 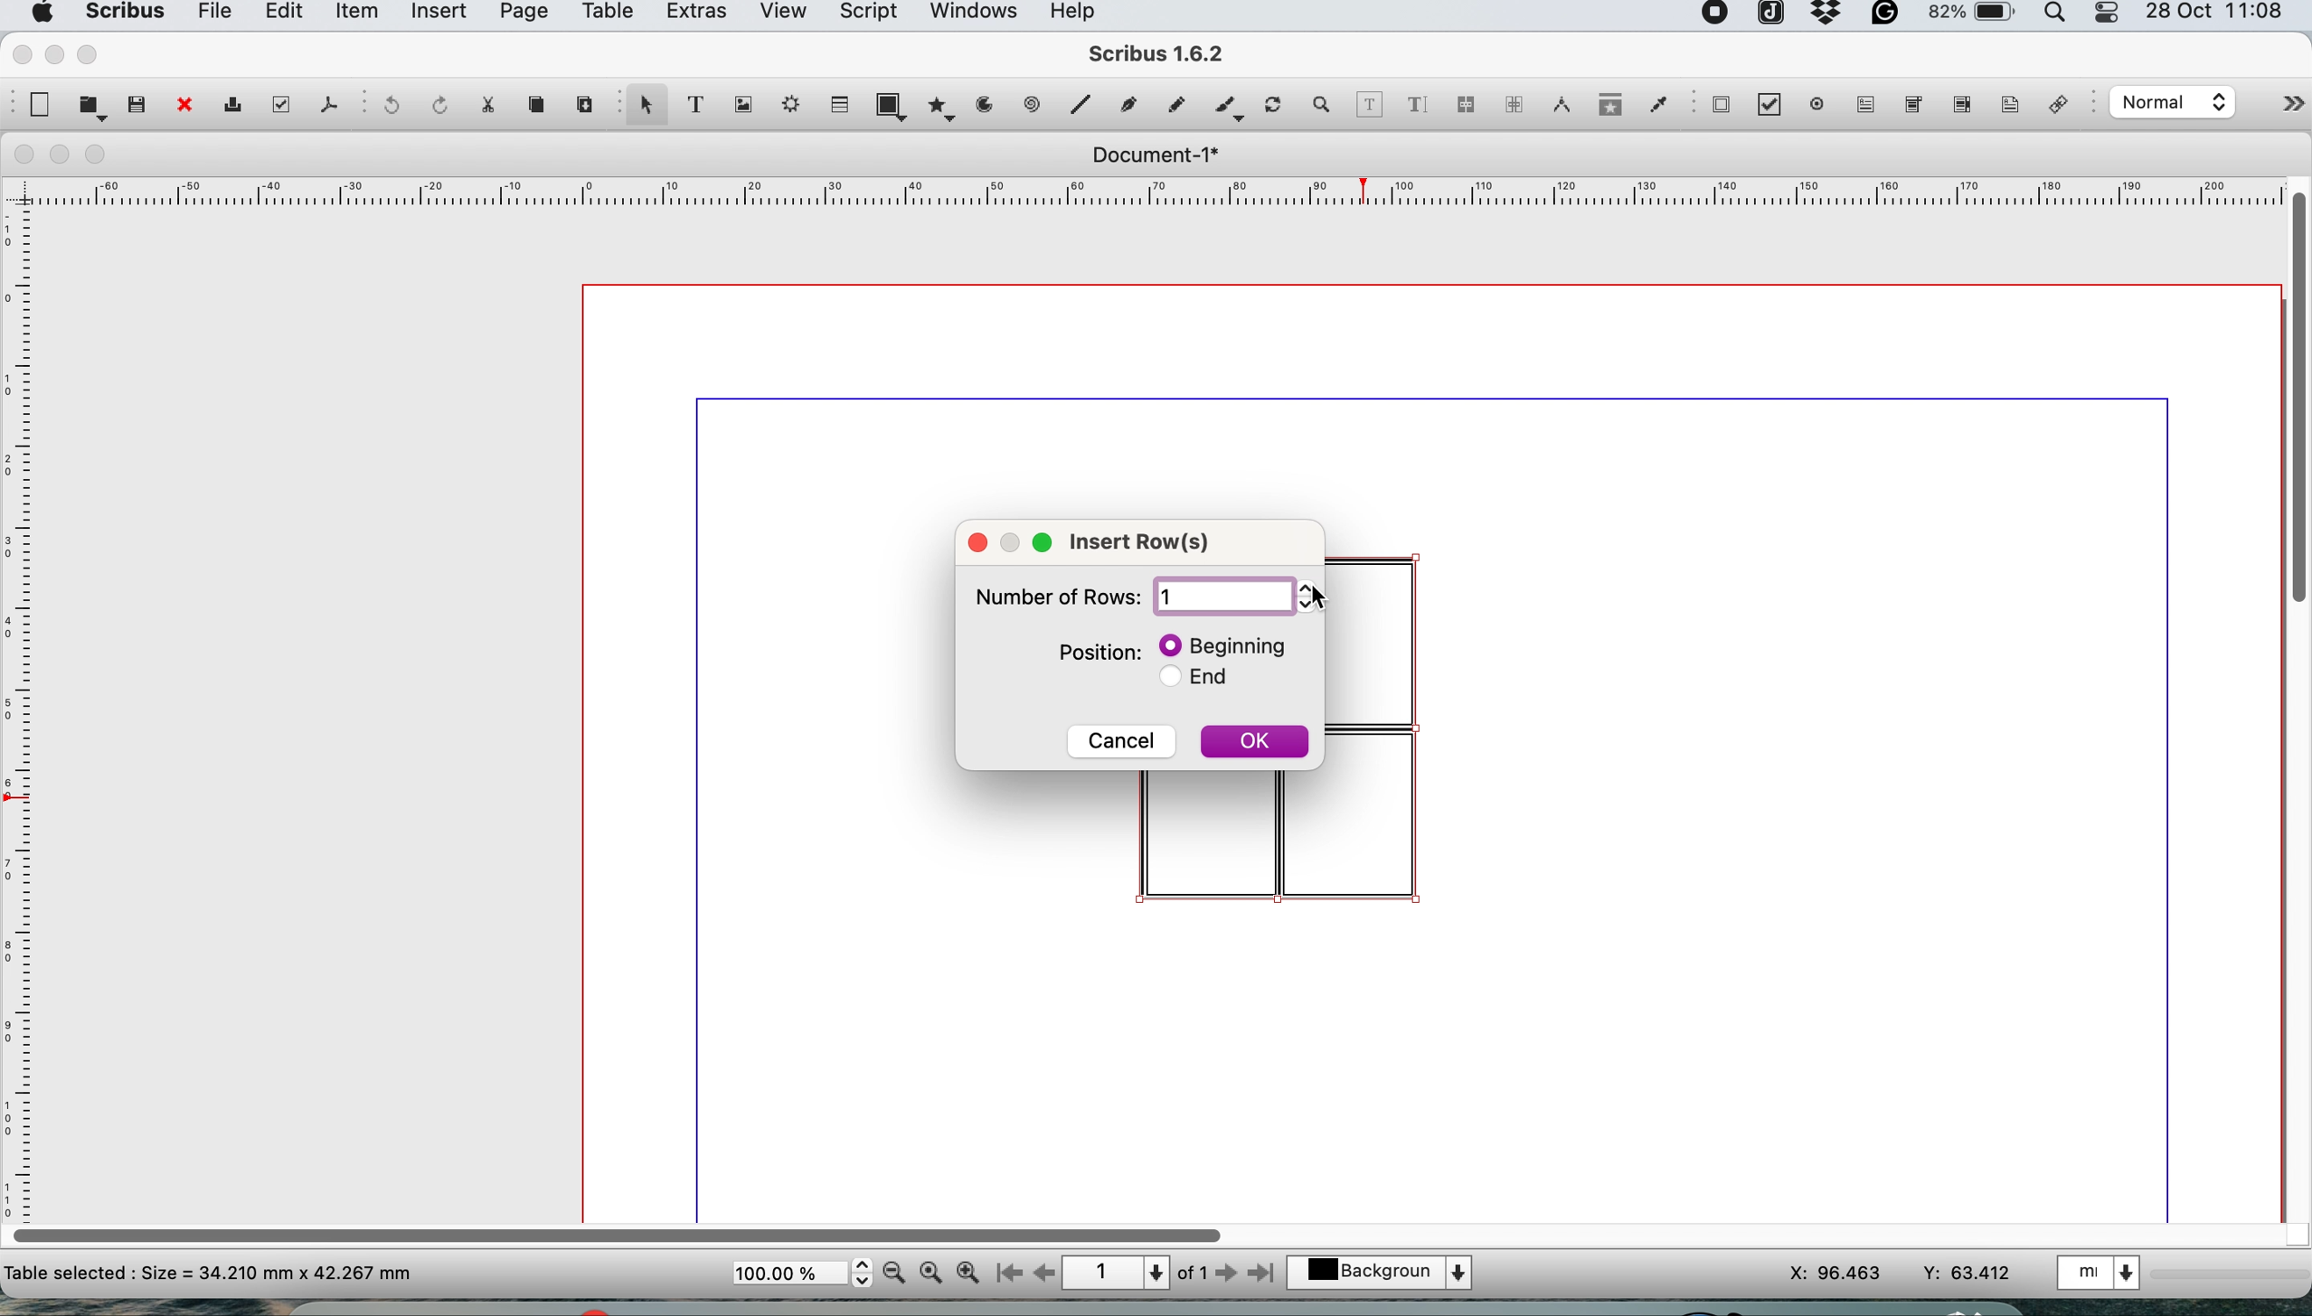 I want to click on edit, so click(x=280, y=14).